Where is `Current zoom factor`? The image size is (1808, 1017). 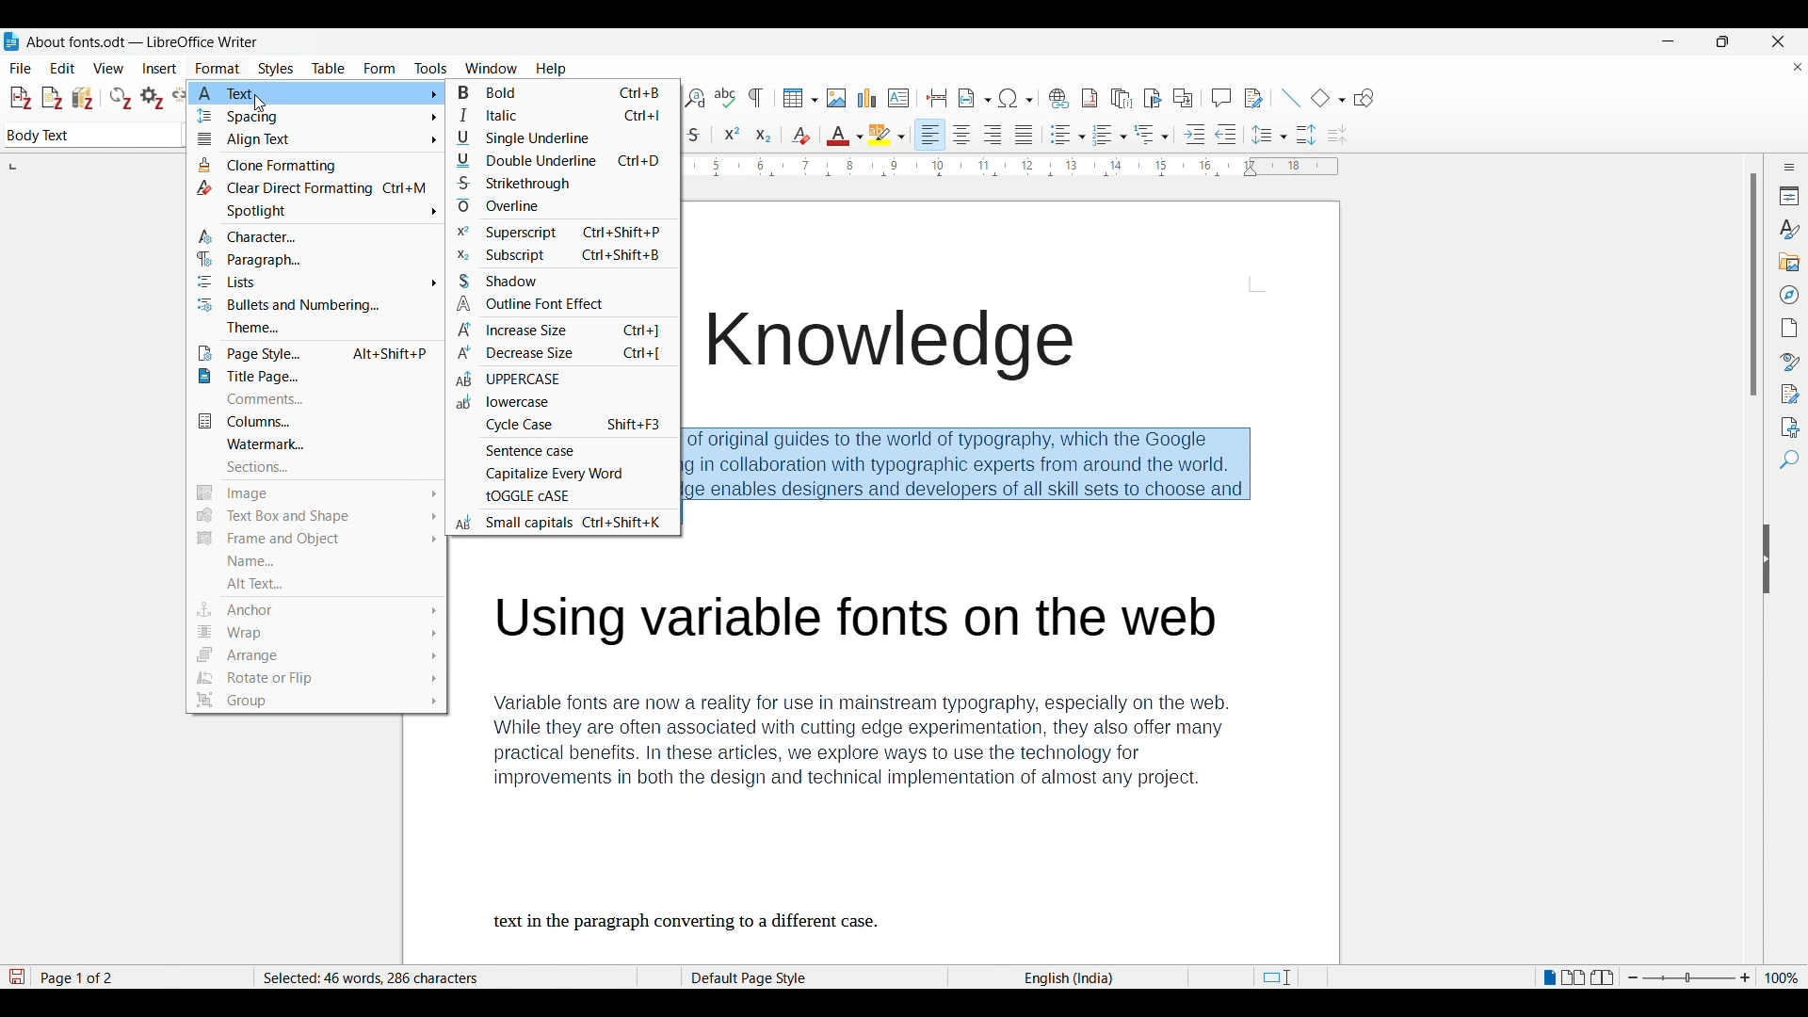 Current zoom factor is located at coordinates (1782, 977).